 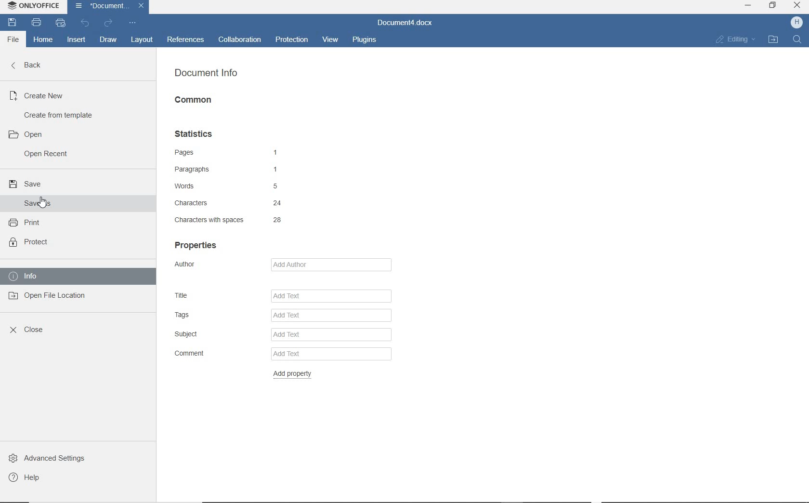 I want to click on author, so click(x=200, y=265).